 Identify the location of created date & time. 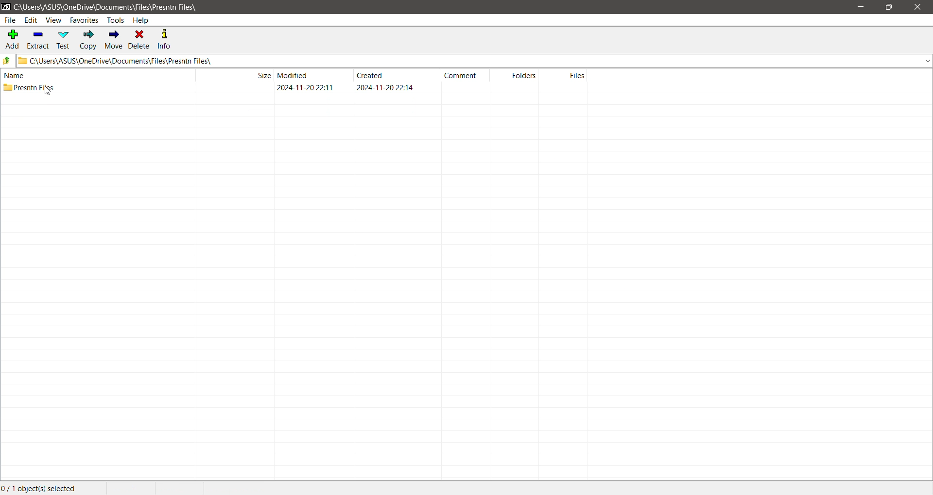
(384, 87).